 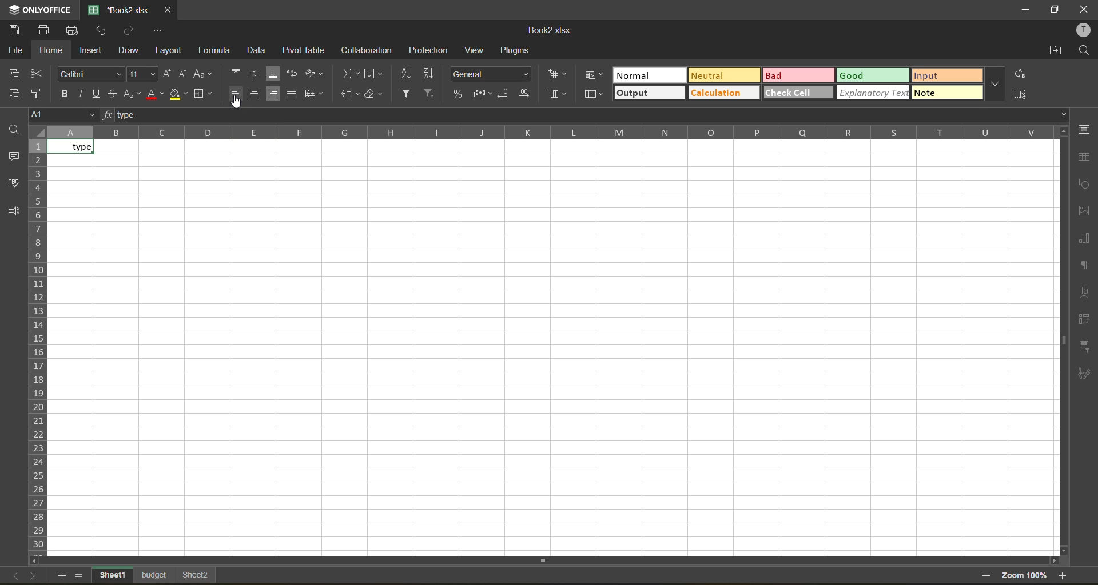 What do you see at coordinates (1057, 10) in the screenshot?
I see `maximize` at bounding box center [1057, 10].